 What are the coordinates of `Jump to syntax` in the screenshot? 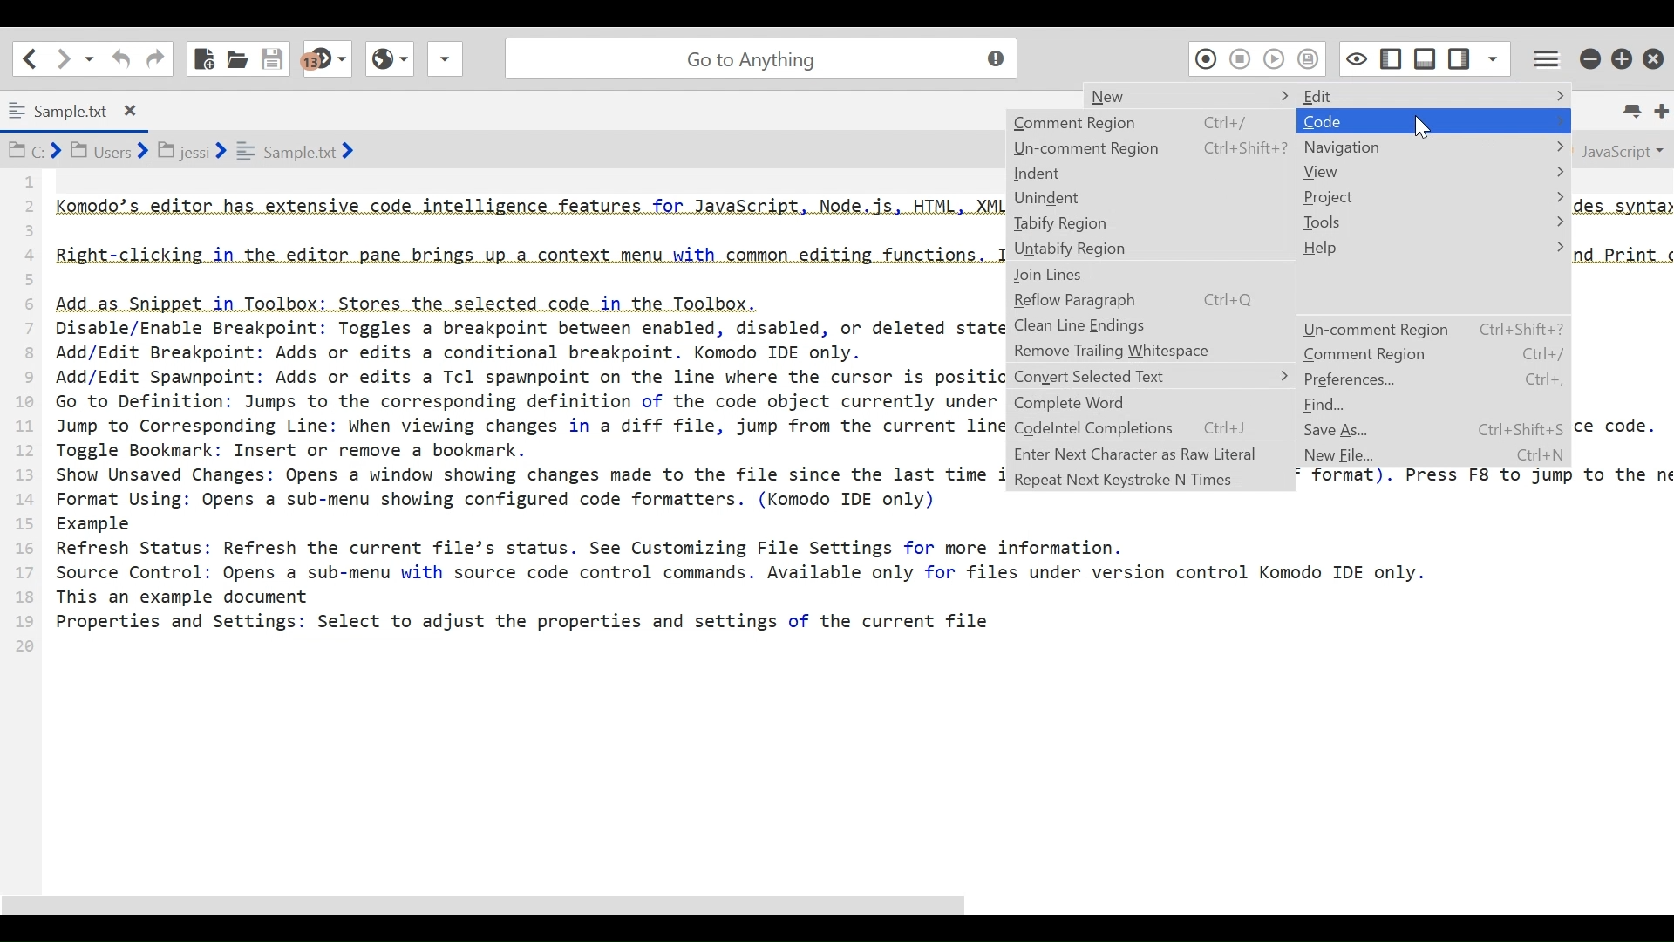 It's located at (329, 59).